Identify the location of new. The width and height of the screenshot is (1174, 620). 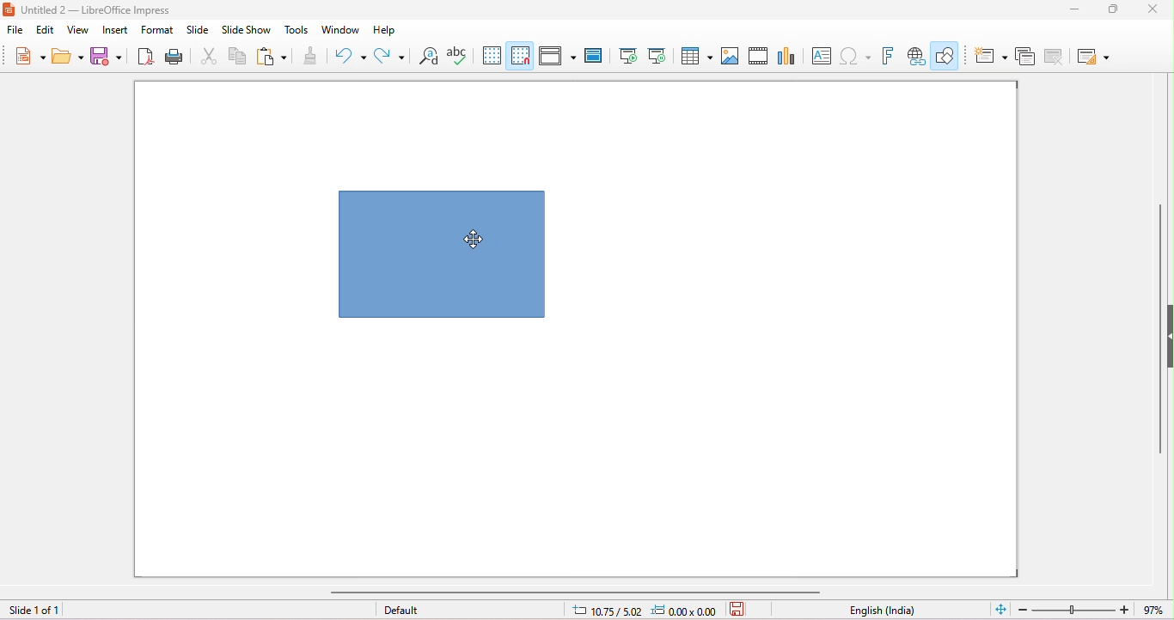
(30, 55).